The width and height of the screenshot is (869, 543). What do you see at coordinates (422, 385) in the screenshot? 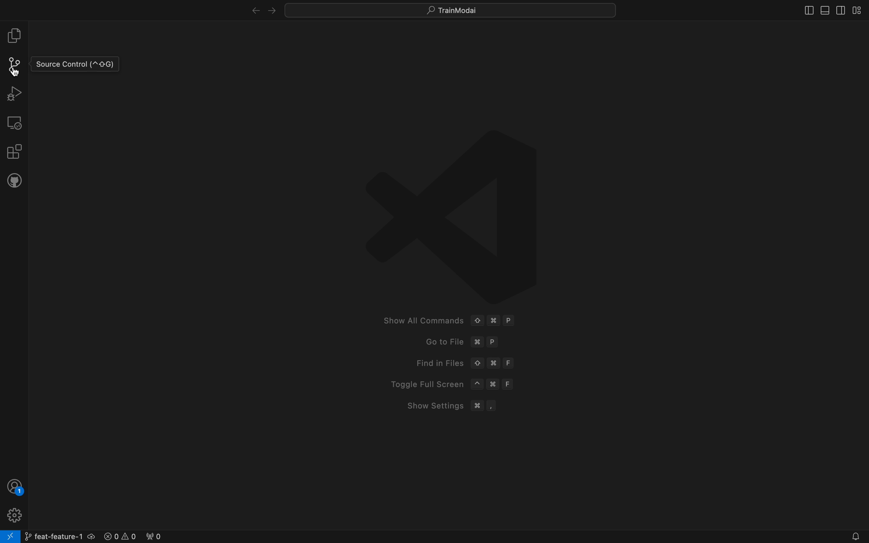
I see `Toggle Full Screen` at bounding box center [422, 385].